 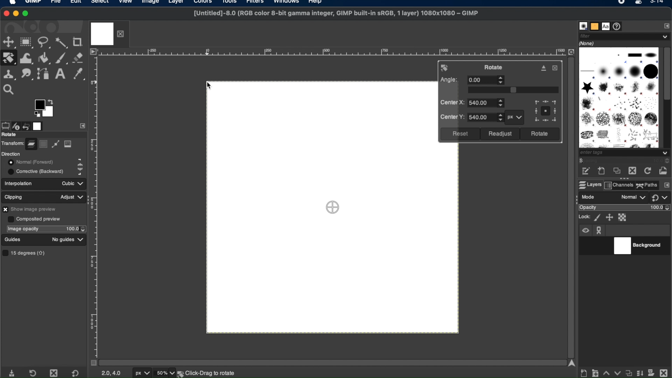 I want to click on reset, so click(x=460, y=134).